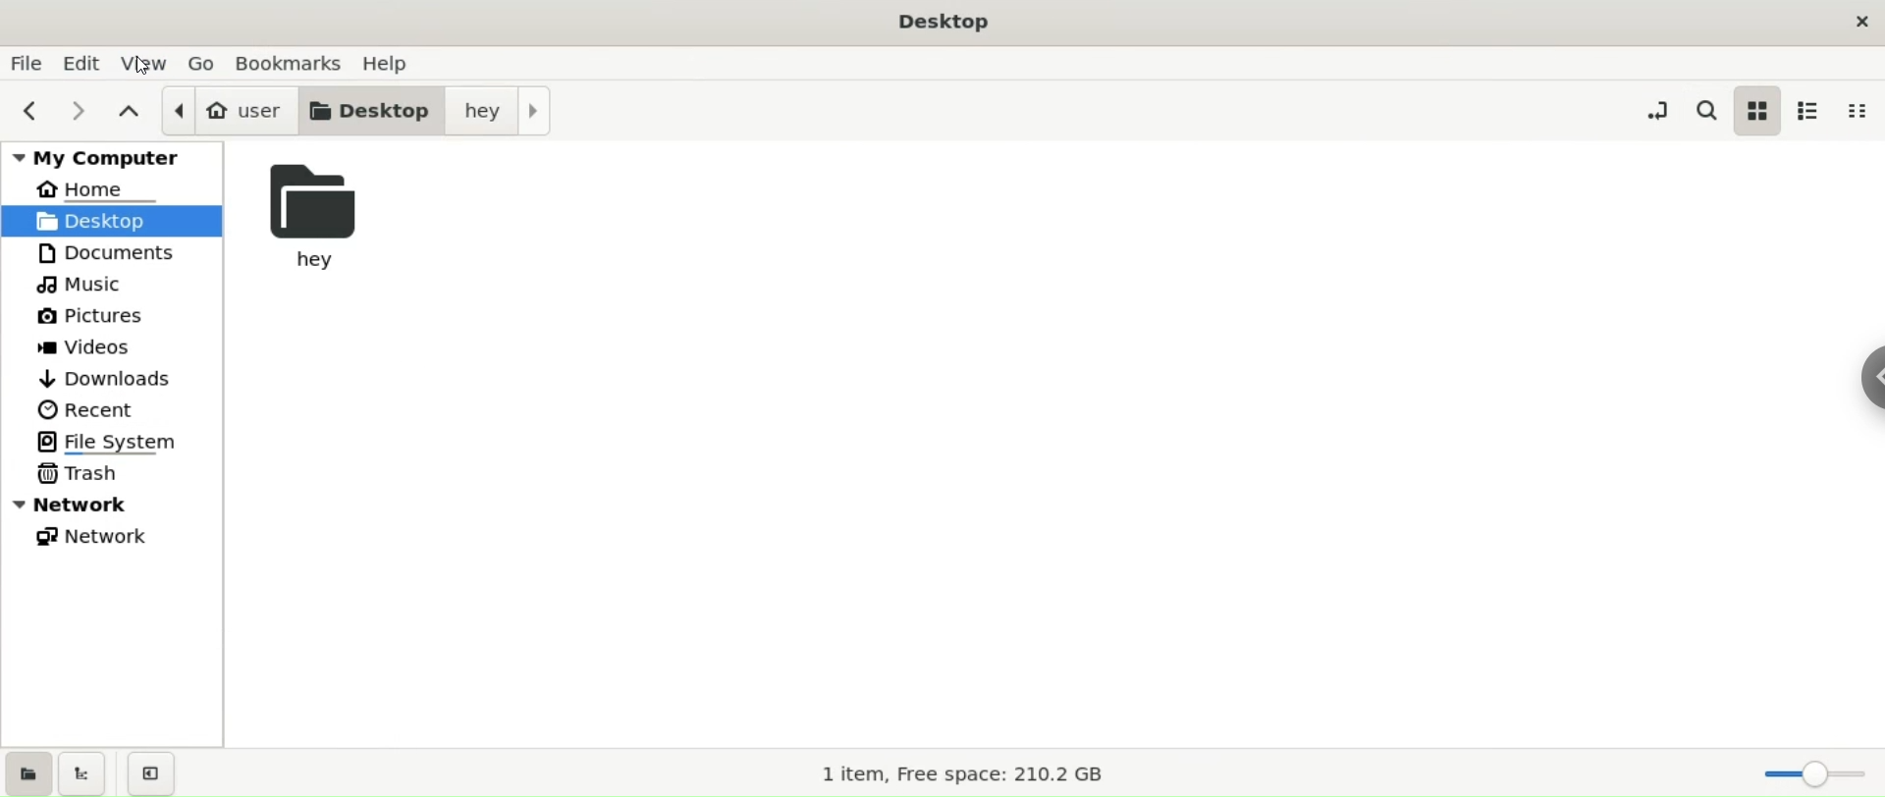 Image resolution: width=1885 pixels, height=797 pixels. Describe the element at coordinates (328, 214) in the screenshot. I see `hey` at that location.